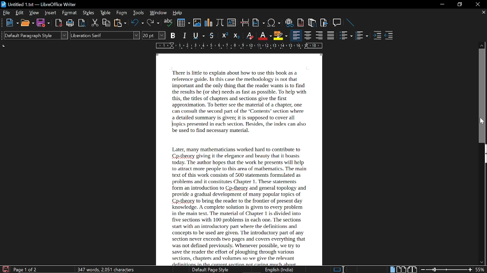  Describe the element at coordinates (5, 269) in the screenshot. I see `save` at that location.